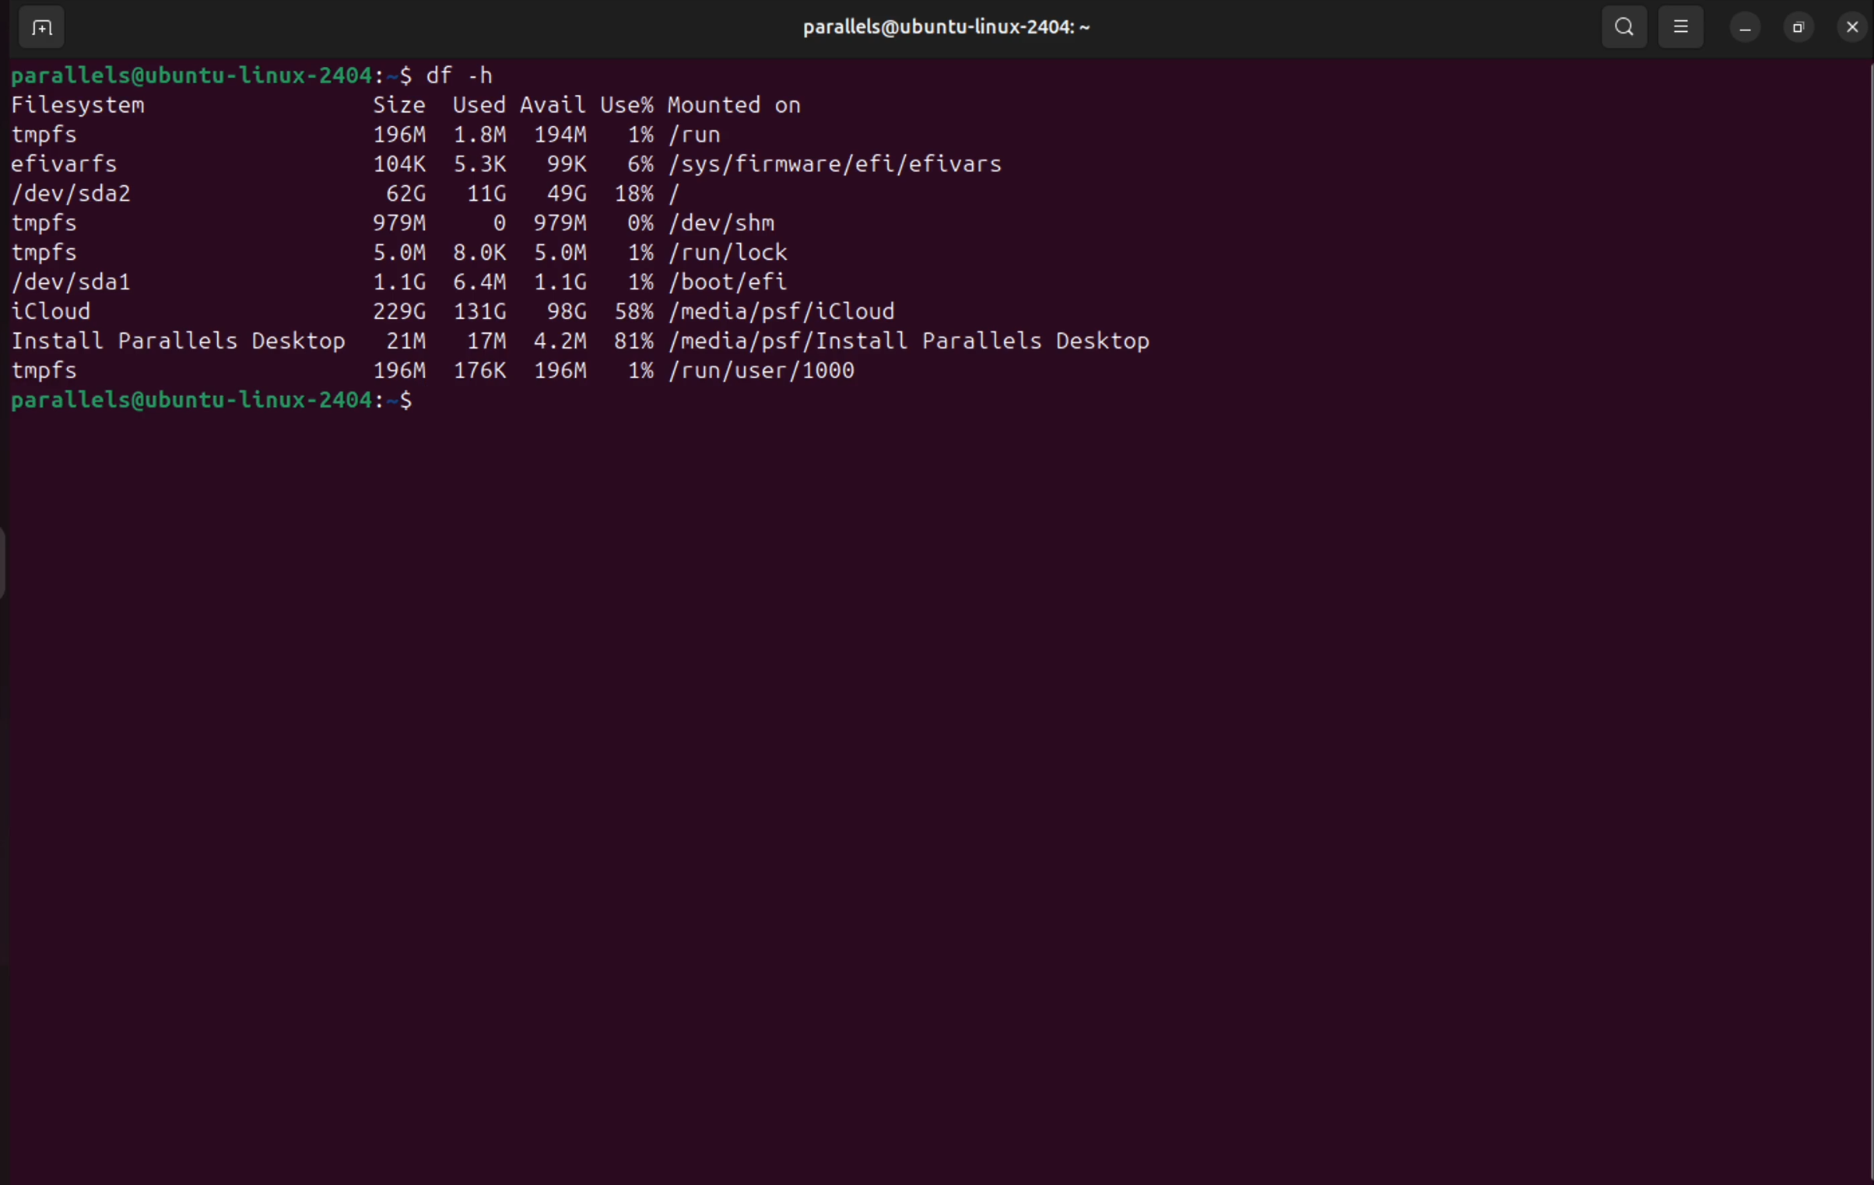  I want to click on 1%, so click(637, 374).